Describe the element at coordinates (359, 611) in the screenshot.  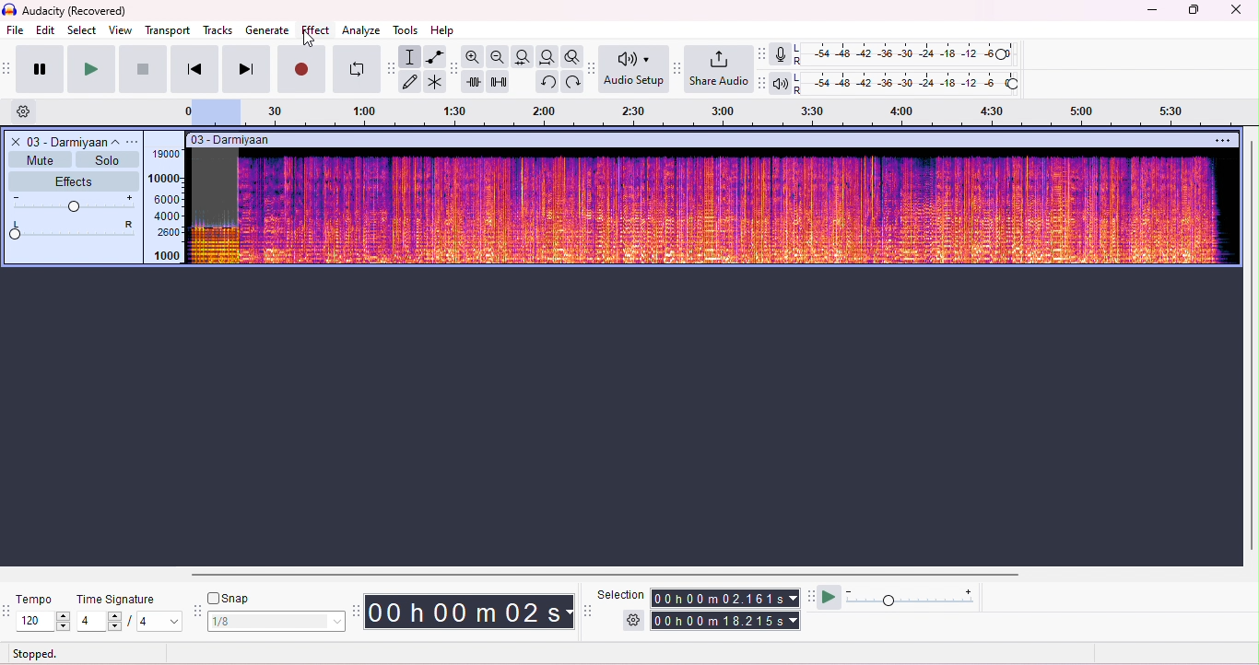
I see `time tool bar` at that location.